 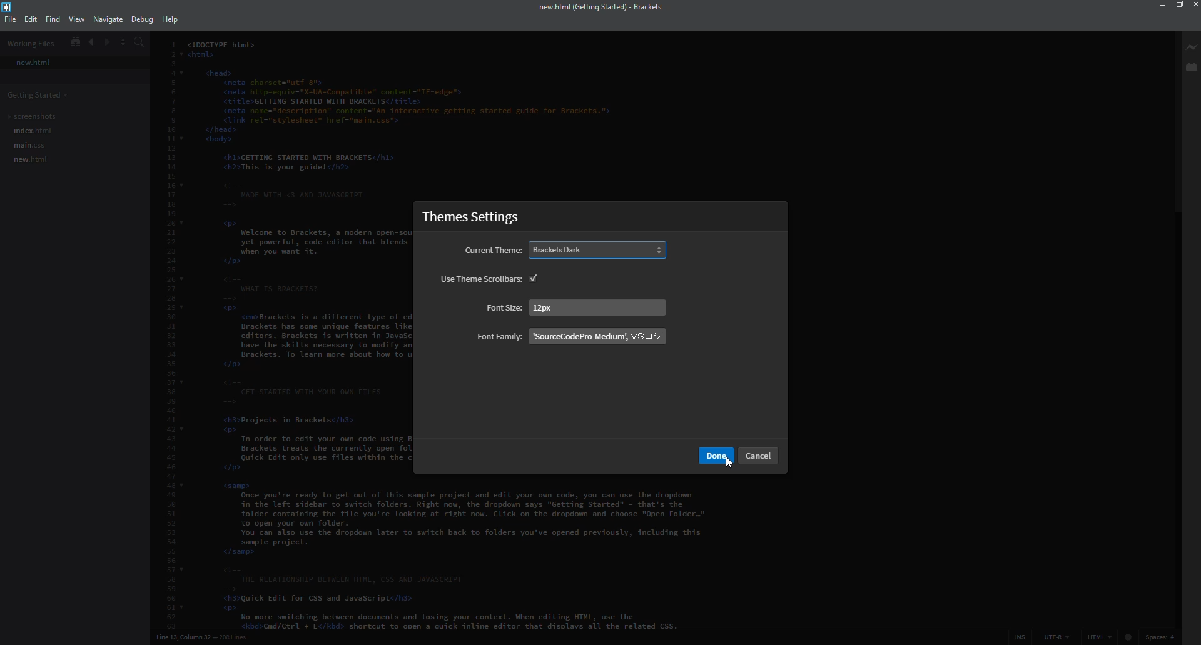 What do you see at coordinates (499, 336) in the screenshot?
I see `font family` at bounding box center [499, 336].